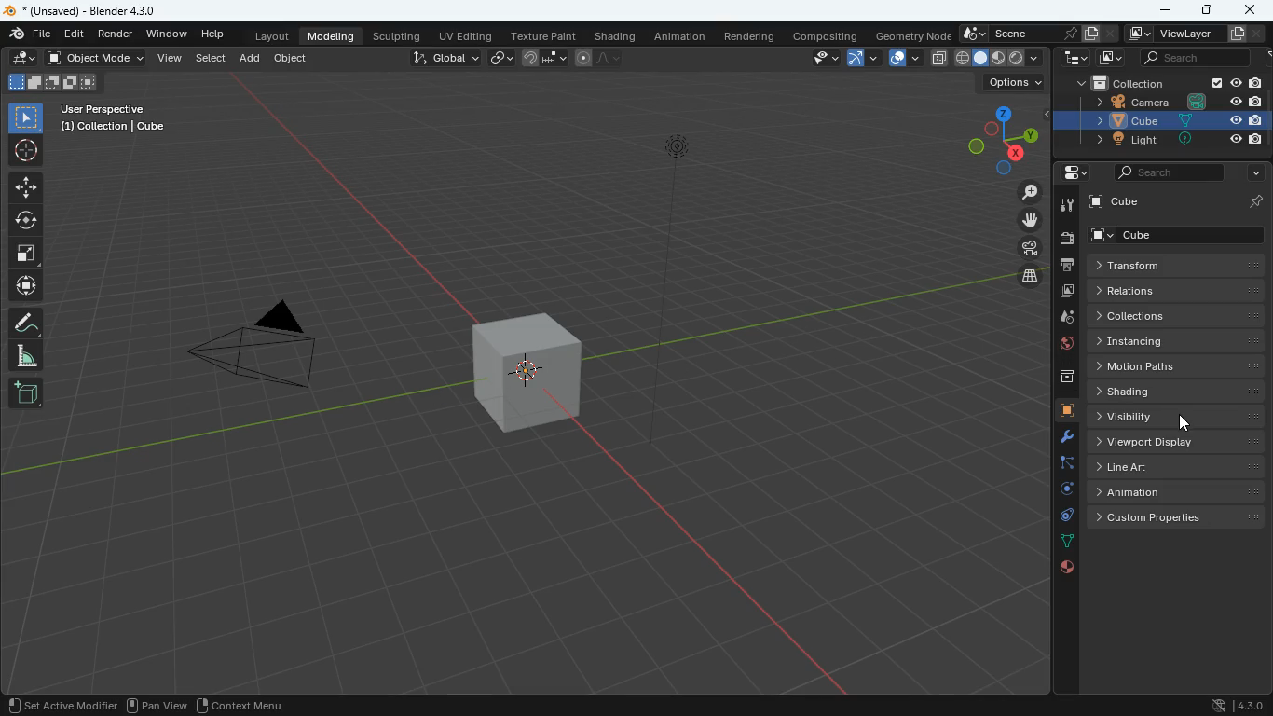 This screenshot has height=716, width=1273. I want to click on cube, so click(1180, 236).